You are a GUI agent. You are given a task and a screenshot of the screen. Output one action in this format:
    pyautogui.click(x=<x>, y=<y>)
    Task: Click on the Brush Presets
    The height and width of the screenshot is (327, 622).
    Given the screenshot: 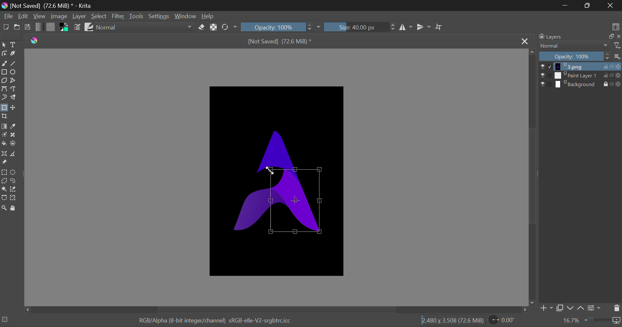 What is the action you would take?
    pyautogui.click(x=89, y=27)
    